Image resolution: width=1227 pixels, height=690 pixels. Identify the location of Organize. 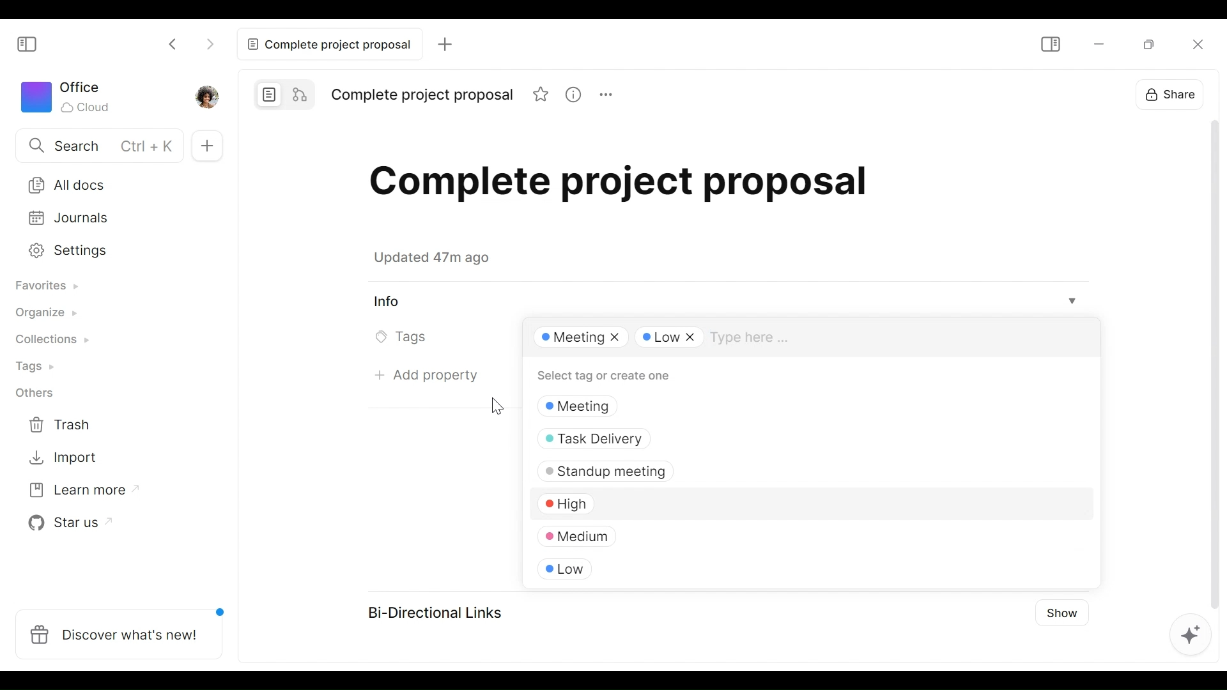
(49, 315).